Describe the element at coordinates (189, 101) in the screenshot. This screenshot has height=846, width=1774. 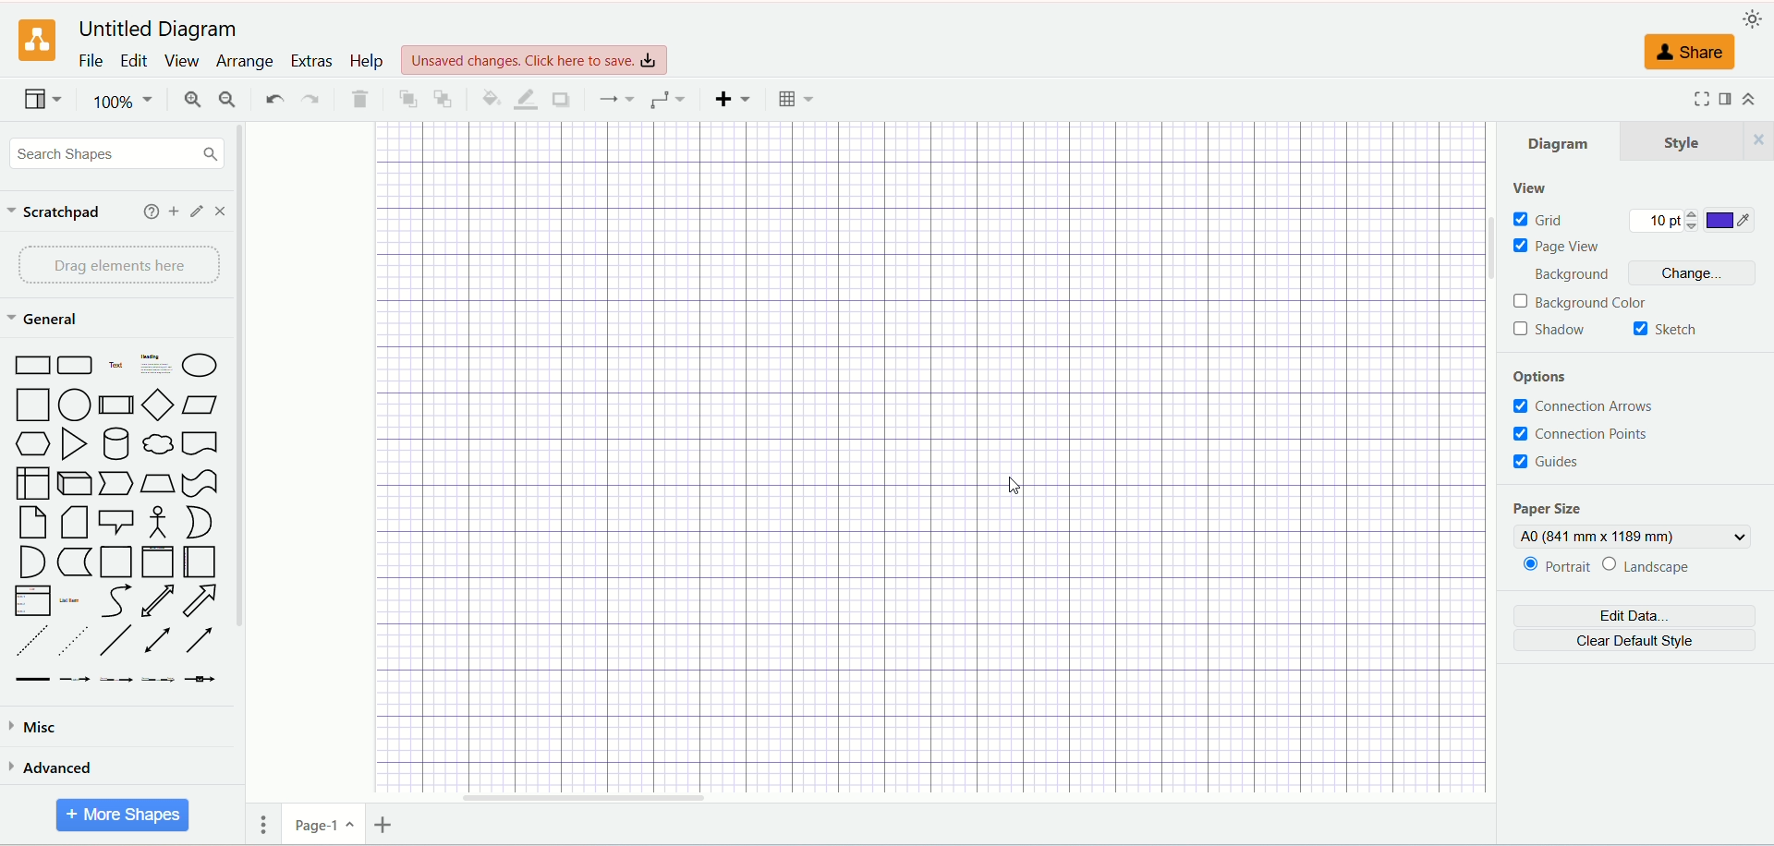
I see `zoom in` at that location.